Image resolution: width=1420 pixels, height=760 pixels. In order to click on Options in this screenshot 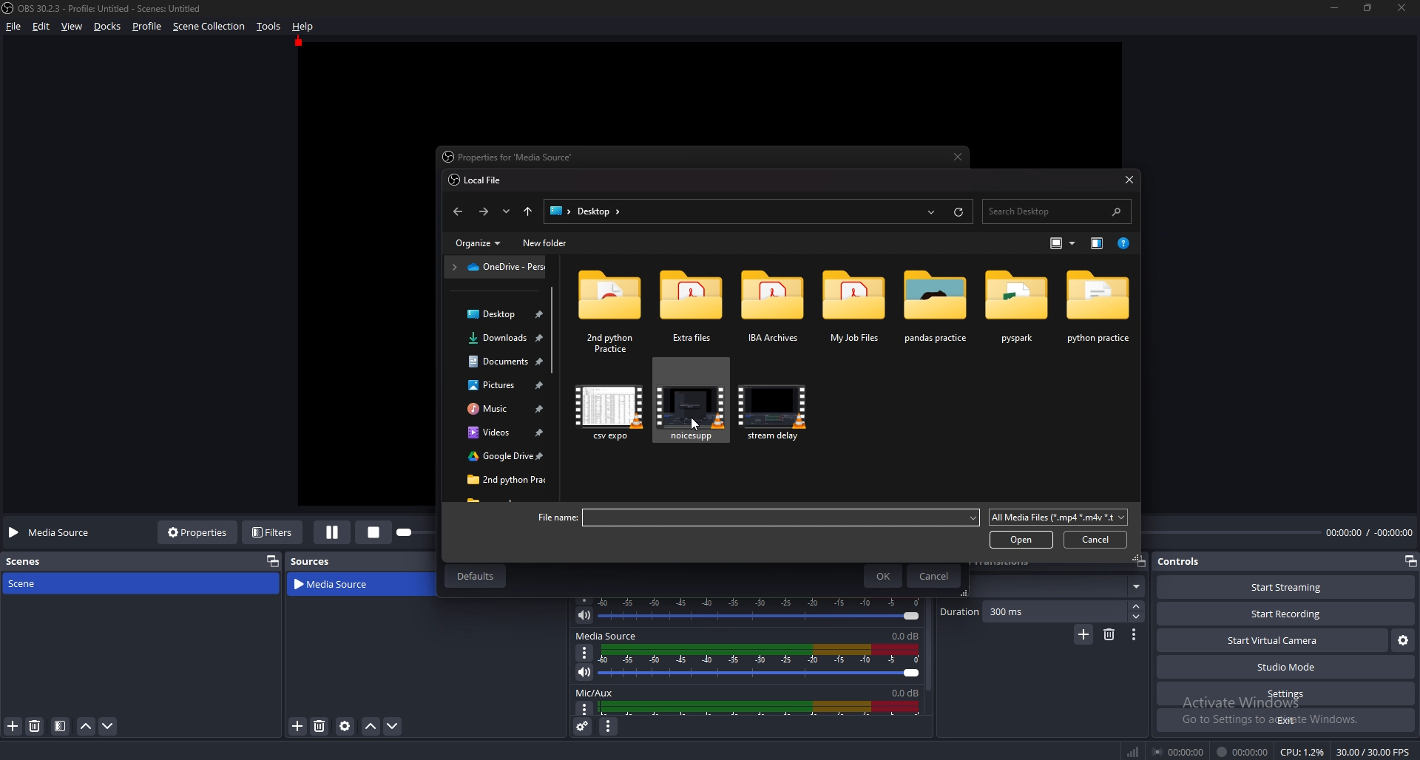, I will do `click(585, 652)`.